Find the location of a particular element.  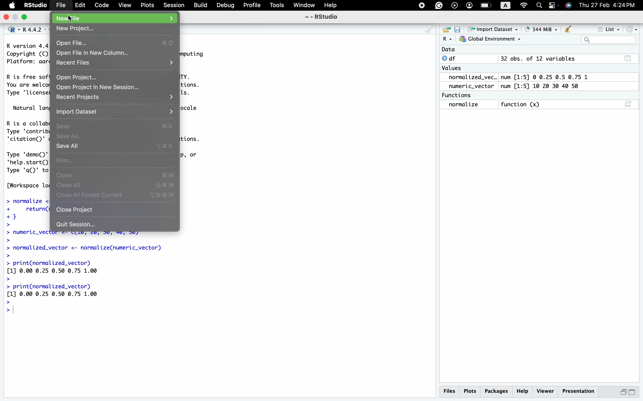

Session is located at coordinates (173, 6).